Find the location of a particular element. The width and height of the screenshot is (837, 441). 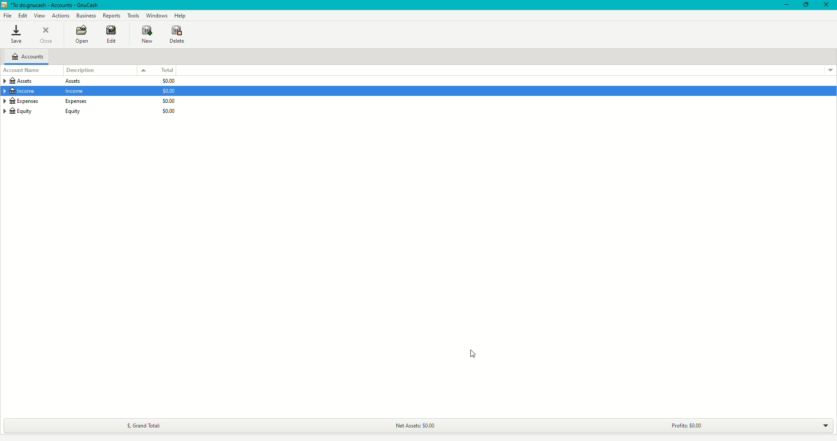

File is located at coordinates (7, 16).